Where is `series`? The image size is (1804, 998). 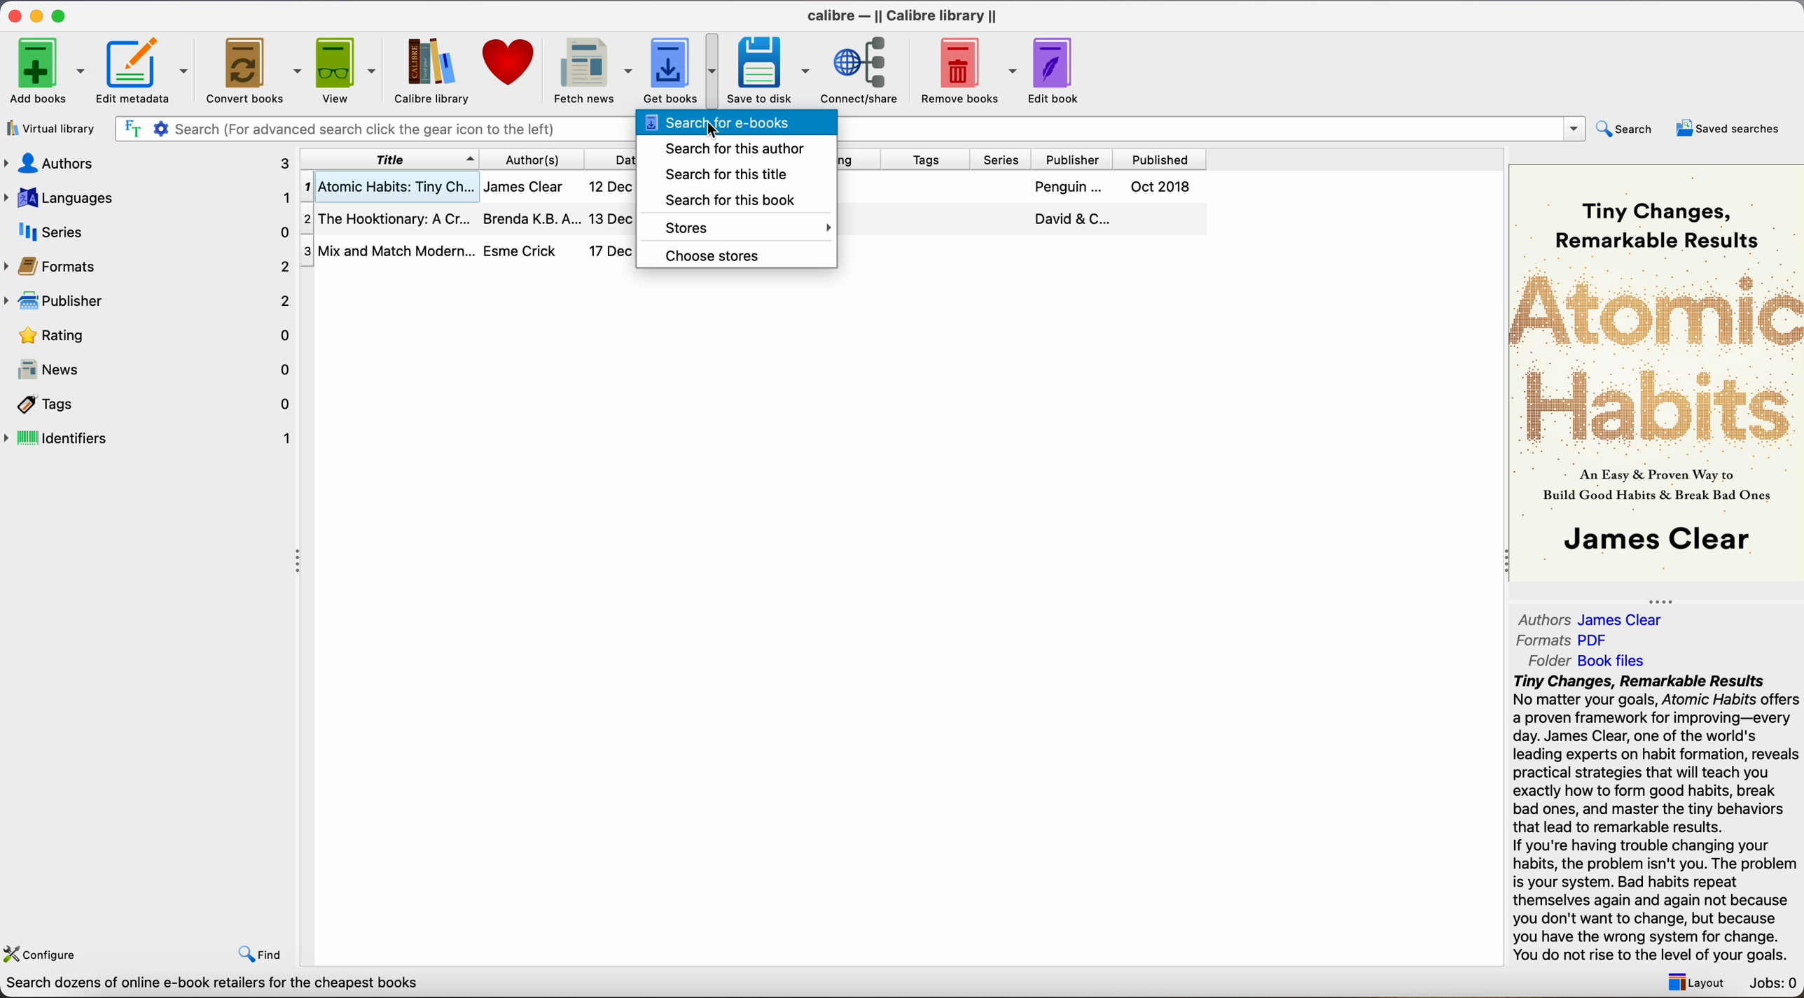 series is located at coordinates (1007, 160).